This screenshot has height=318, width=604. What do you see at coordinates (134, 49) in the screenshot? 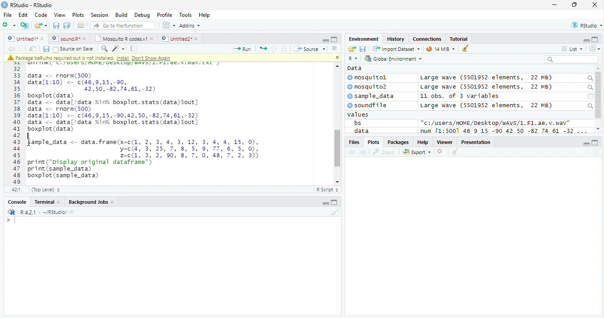
I see `Compile report` at bounding box center [134, 49].